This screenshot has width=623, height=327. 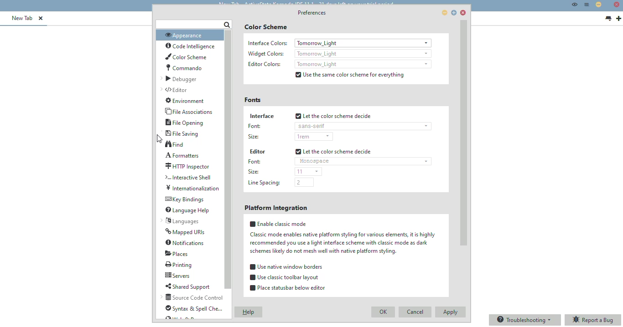 What do you see at coordinates (177, 275) in the screenshot?
I see `servers` at bounding box center [177, 275].